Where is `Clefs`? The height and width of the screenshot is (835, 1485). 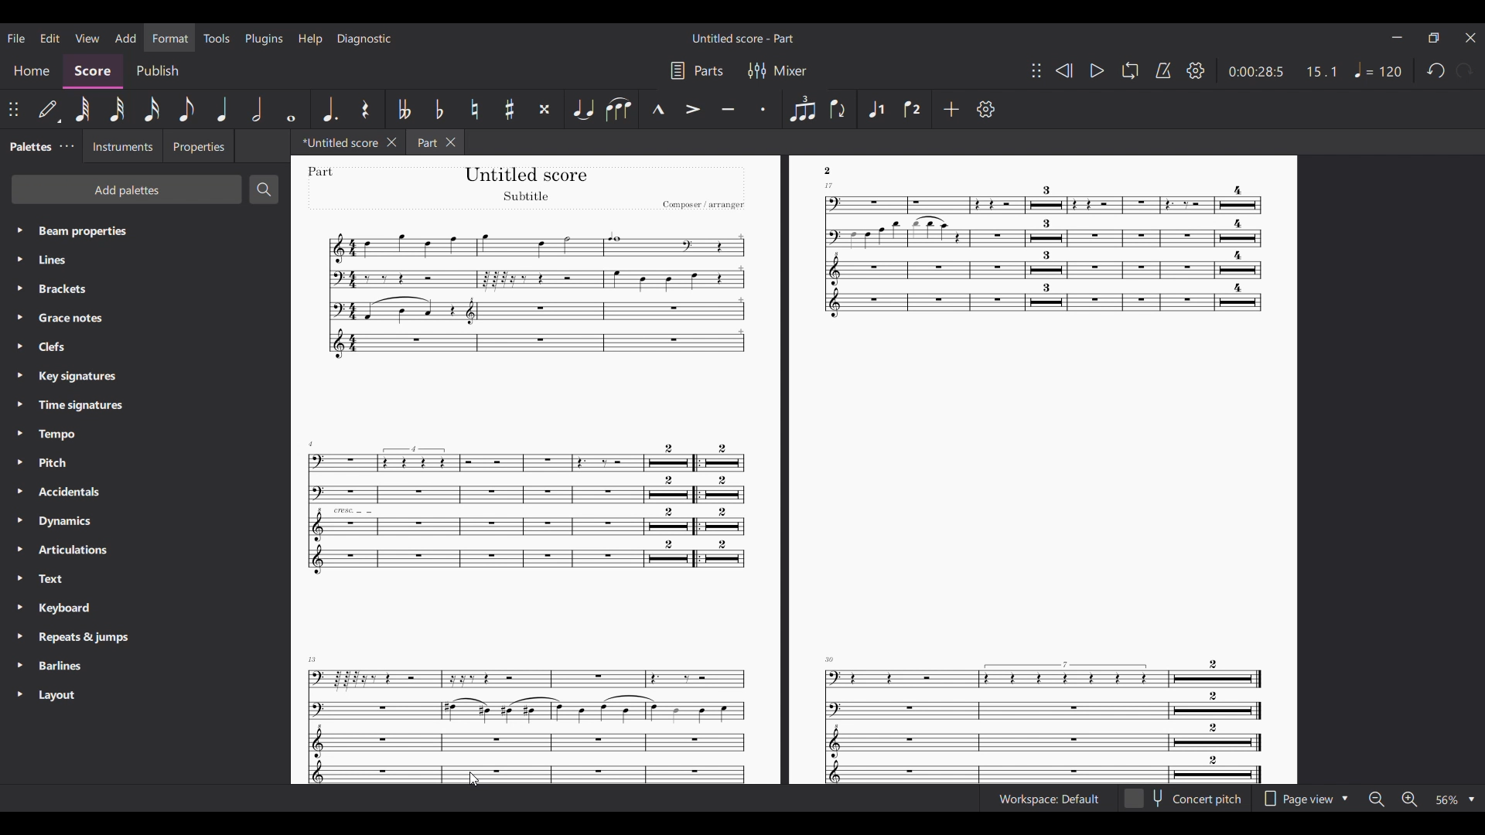
Clefs is located at coordinates (70, 347).